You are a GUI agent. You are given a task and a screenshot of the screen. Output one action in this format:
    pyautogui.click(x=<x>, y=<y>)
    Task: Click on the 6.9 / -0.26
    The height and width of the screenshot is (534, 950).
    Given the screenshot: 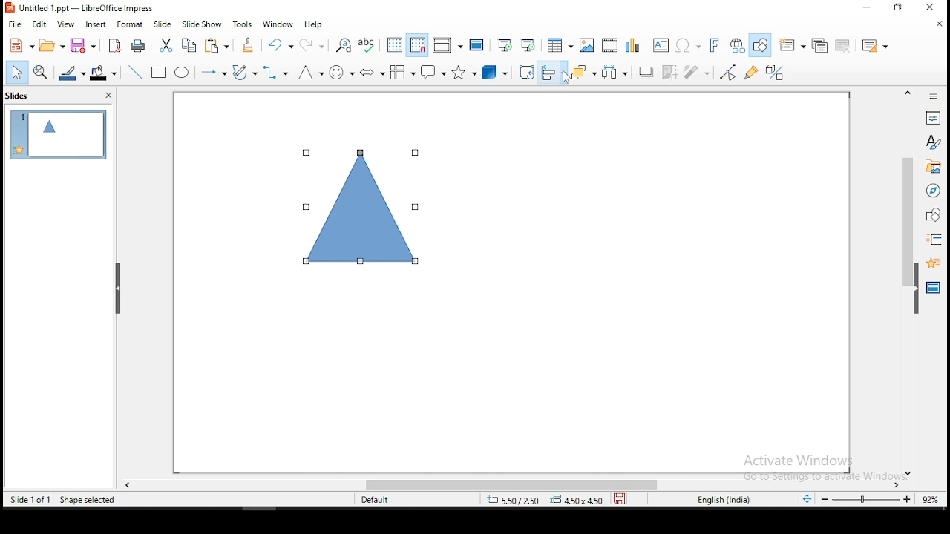 What is the action you would take?
    pyautogui.click(x=512, y=501)
    